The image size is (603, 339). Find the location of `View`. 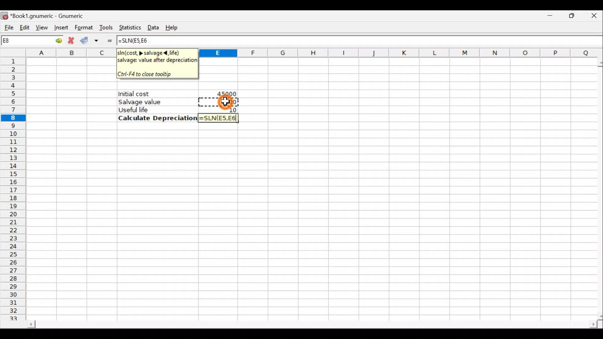

View is located at coordinates (41, 26).